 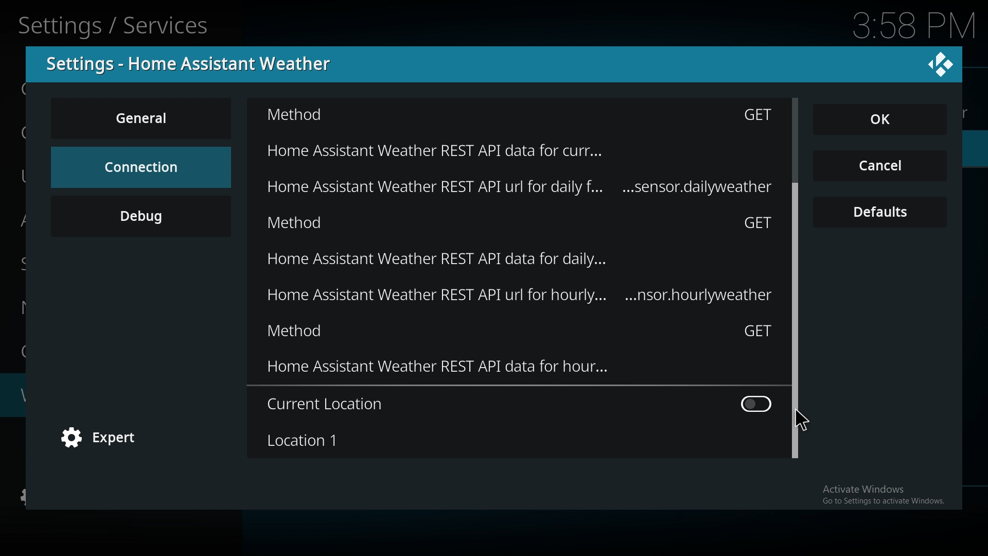 I want to click on scroll bar, so click(x=793, y=252).